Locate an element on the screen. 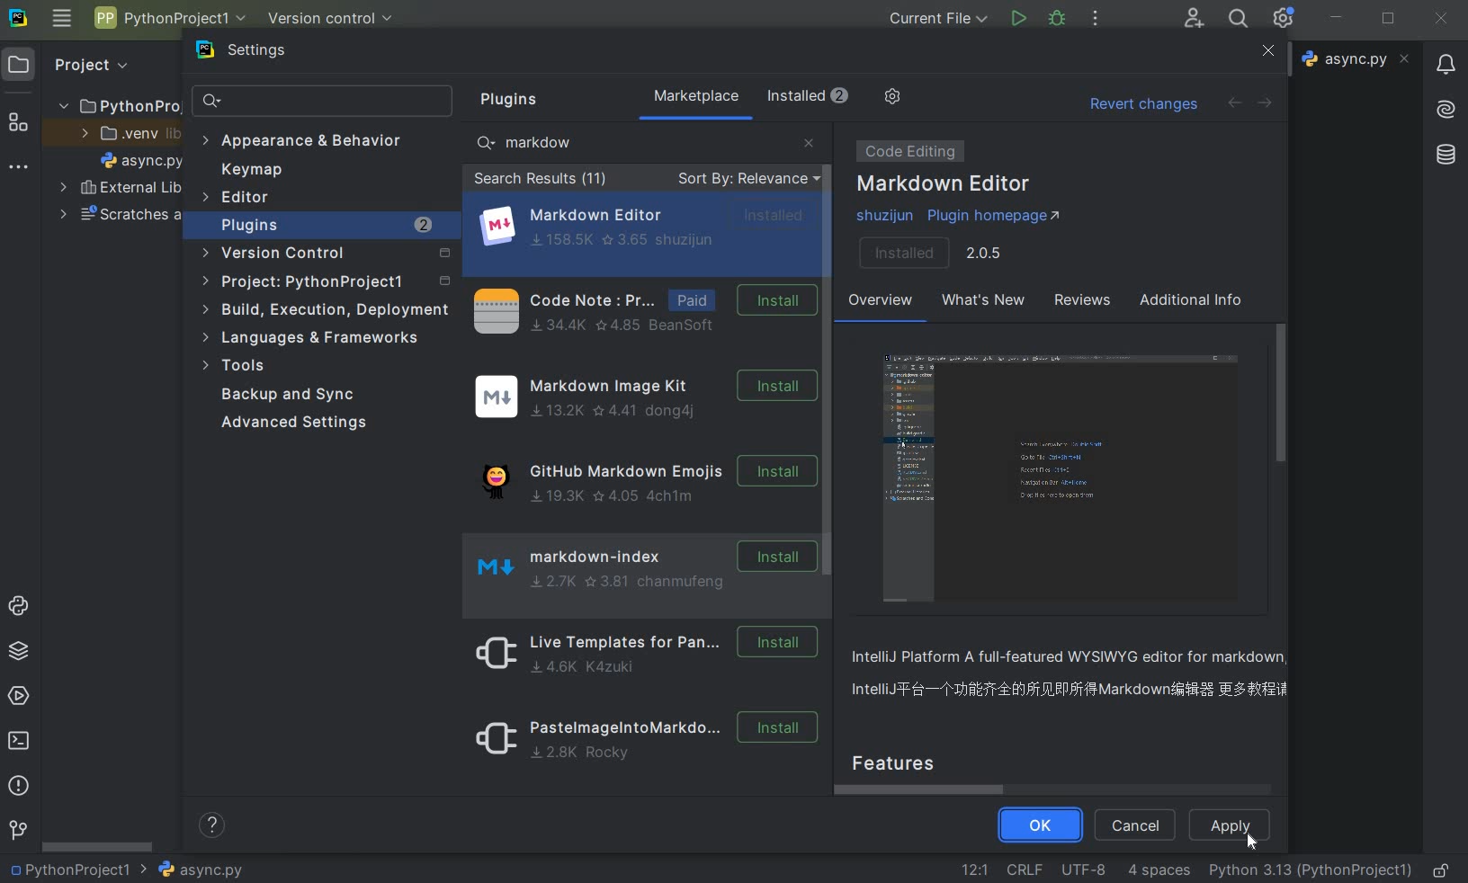  python console is located at coordinates (20, 608).